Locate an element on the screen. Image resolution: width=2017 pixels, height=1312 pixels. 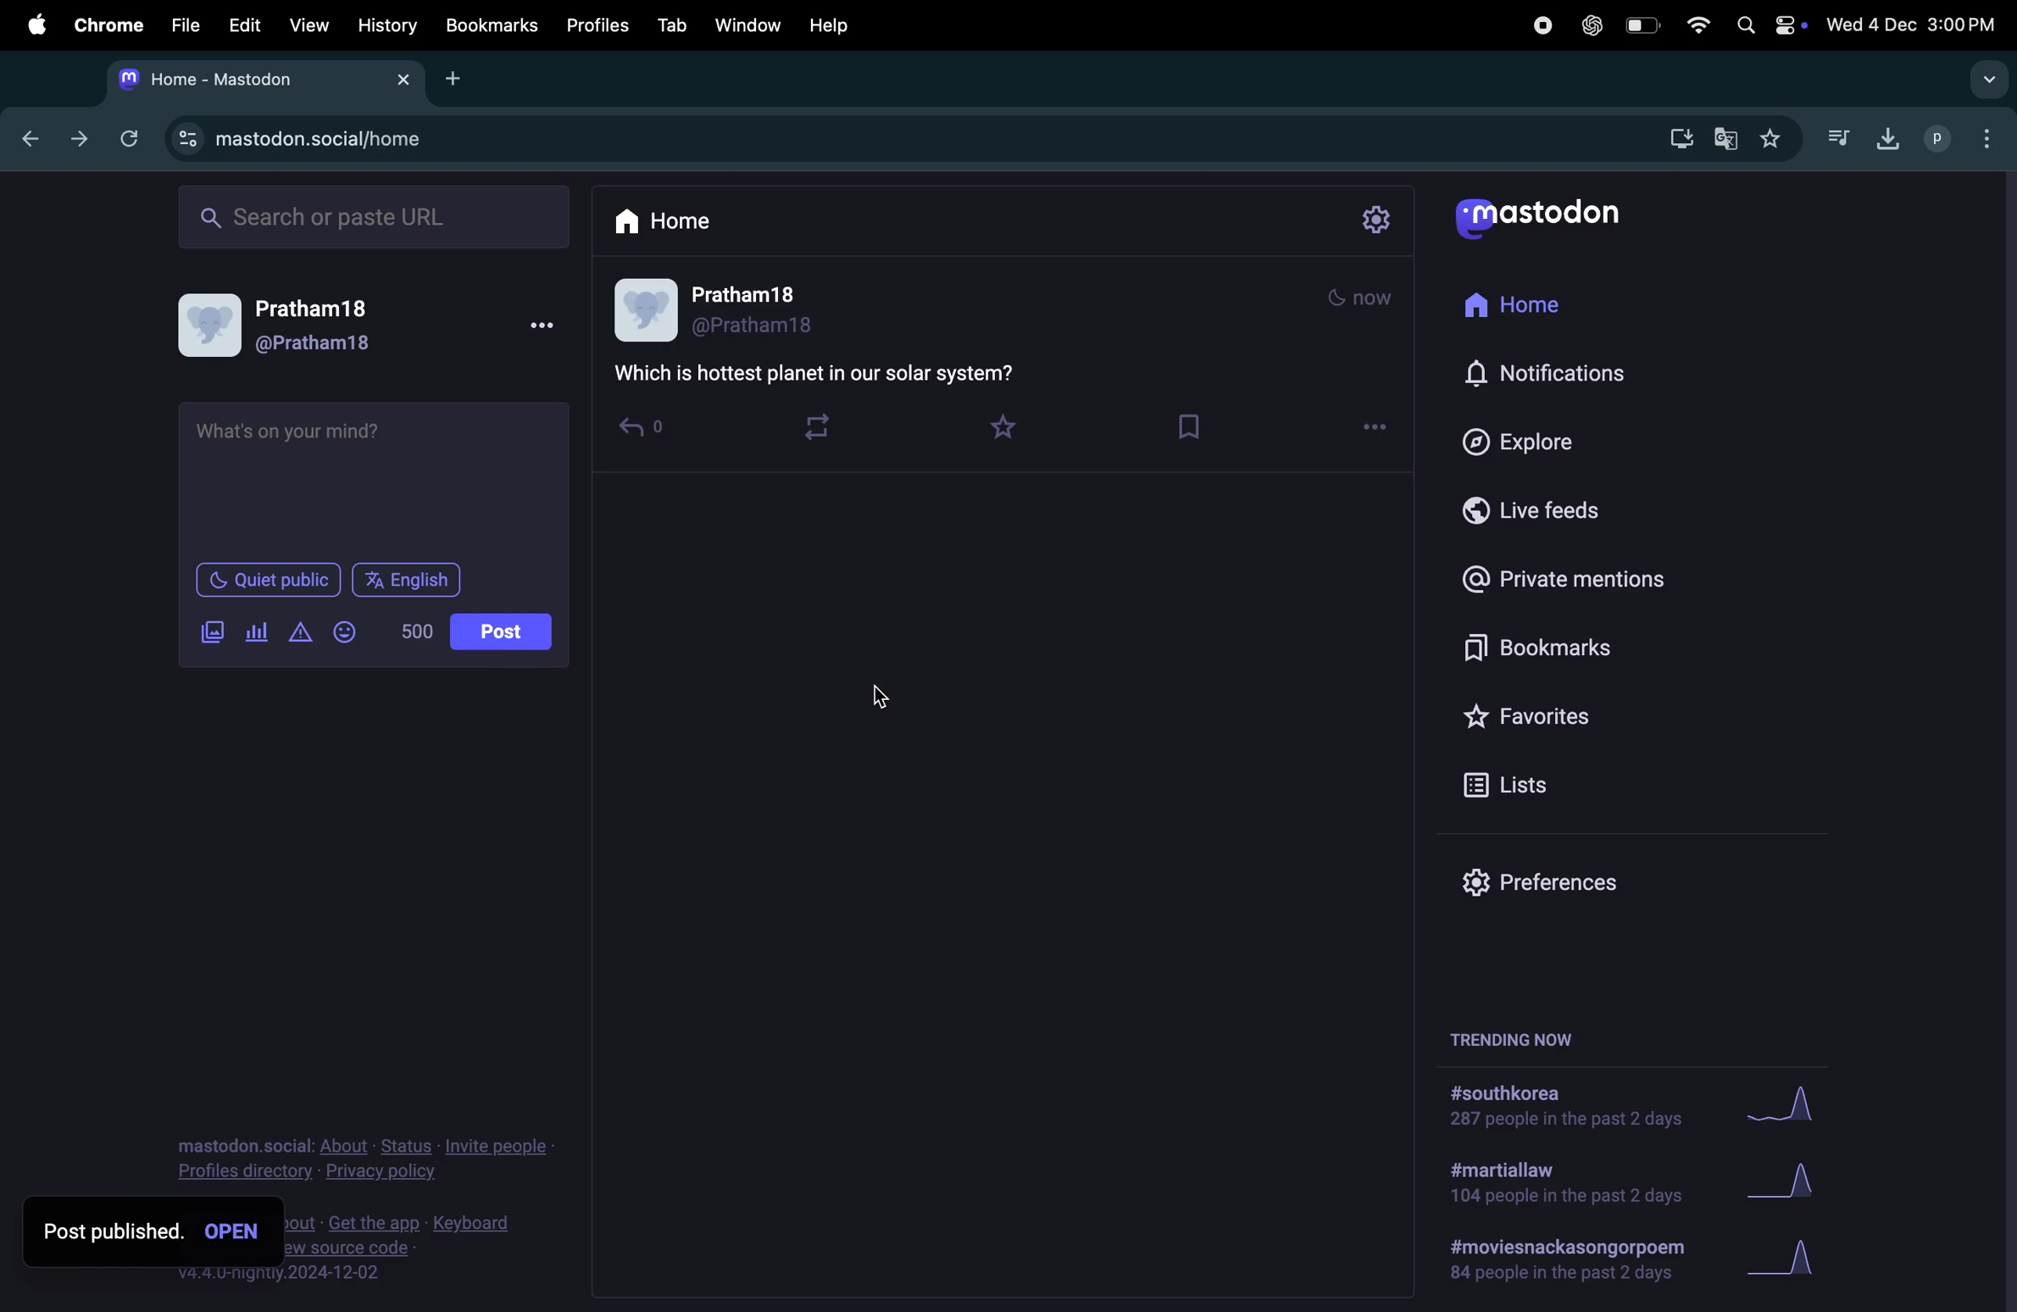
wifi is located at coordinates (1695, 27).